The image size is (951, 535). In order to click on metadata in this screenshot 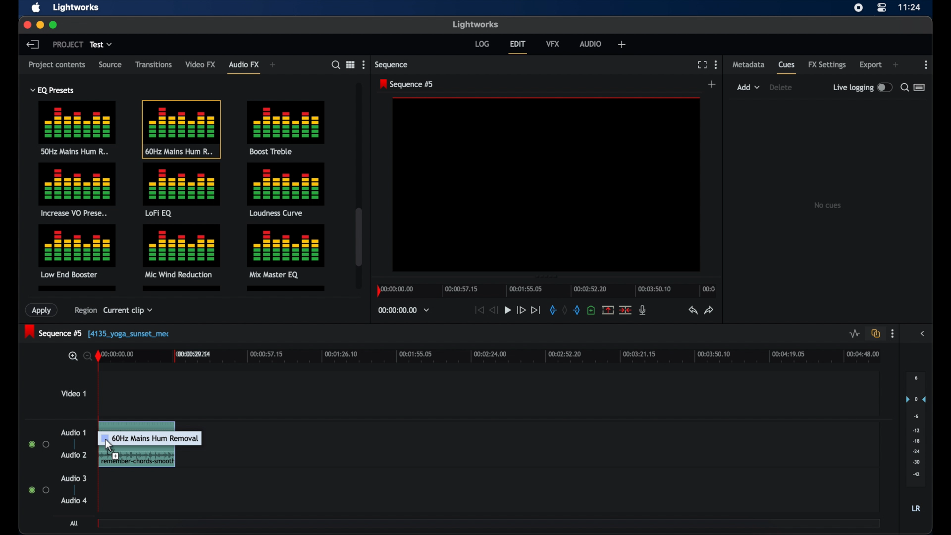, I will do `click(749, 64)`.